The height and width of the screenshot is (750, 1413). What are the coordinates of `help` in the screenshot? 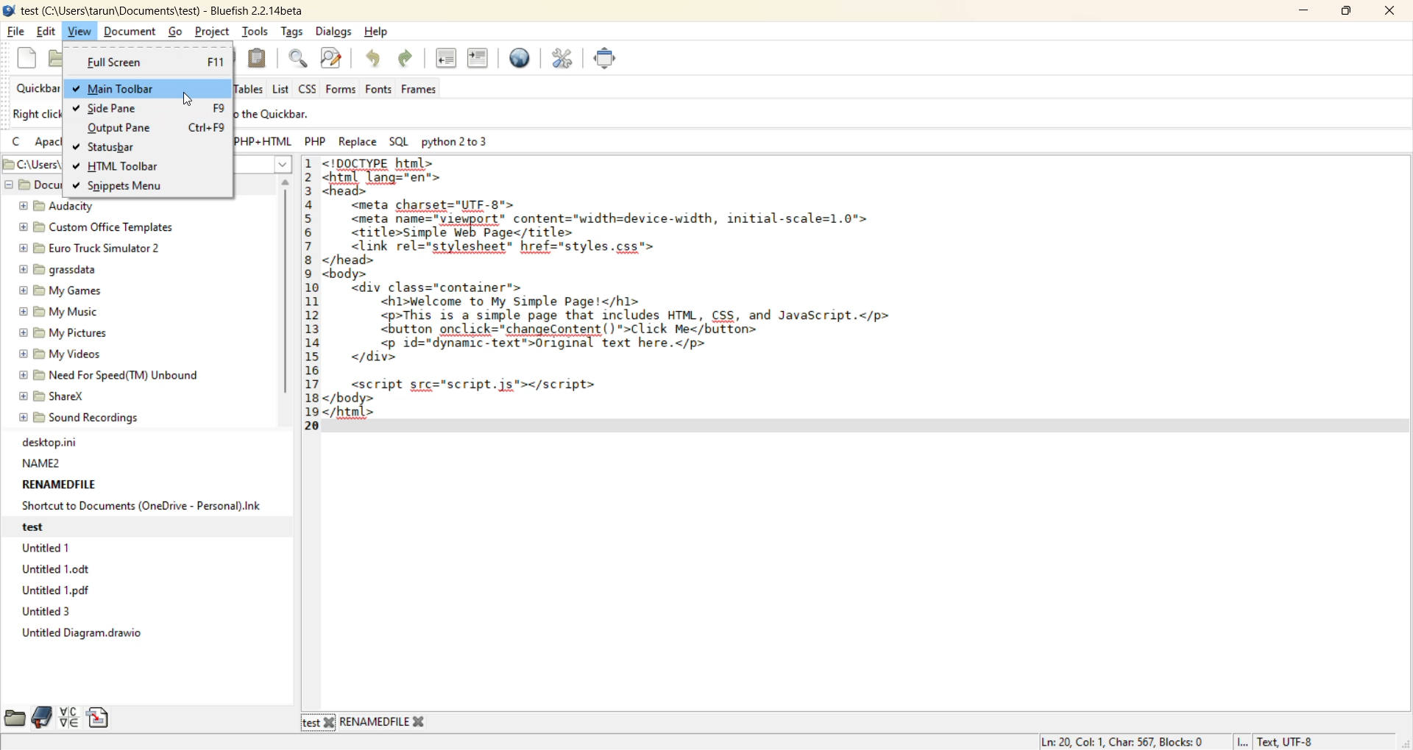 It's located at (379, 32).